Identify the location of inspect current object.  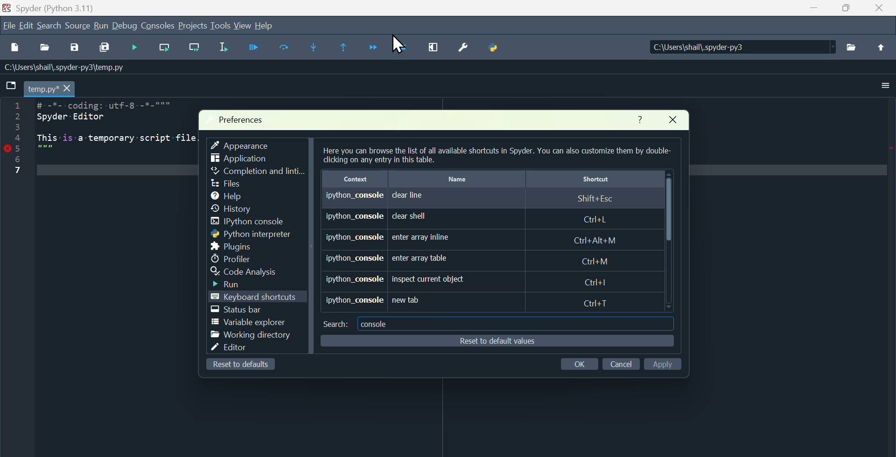
(478, 277).